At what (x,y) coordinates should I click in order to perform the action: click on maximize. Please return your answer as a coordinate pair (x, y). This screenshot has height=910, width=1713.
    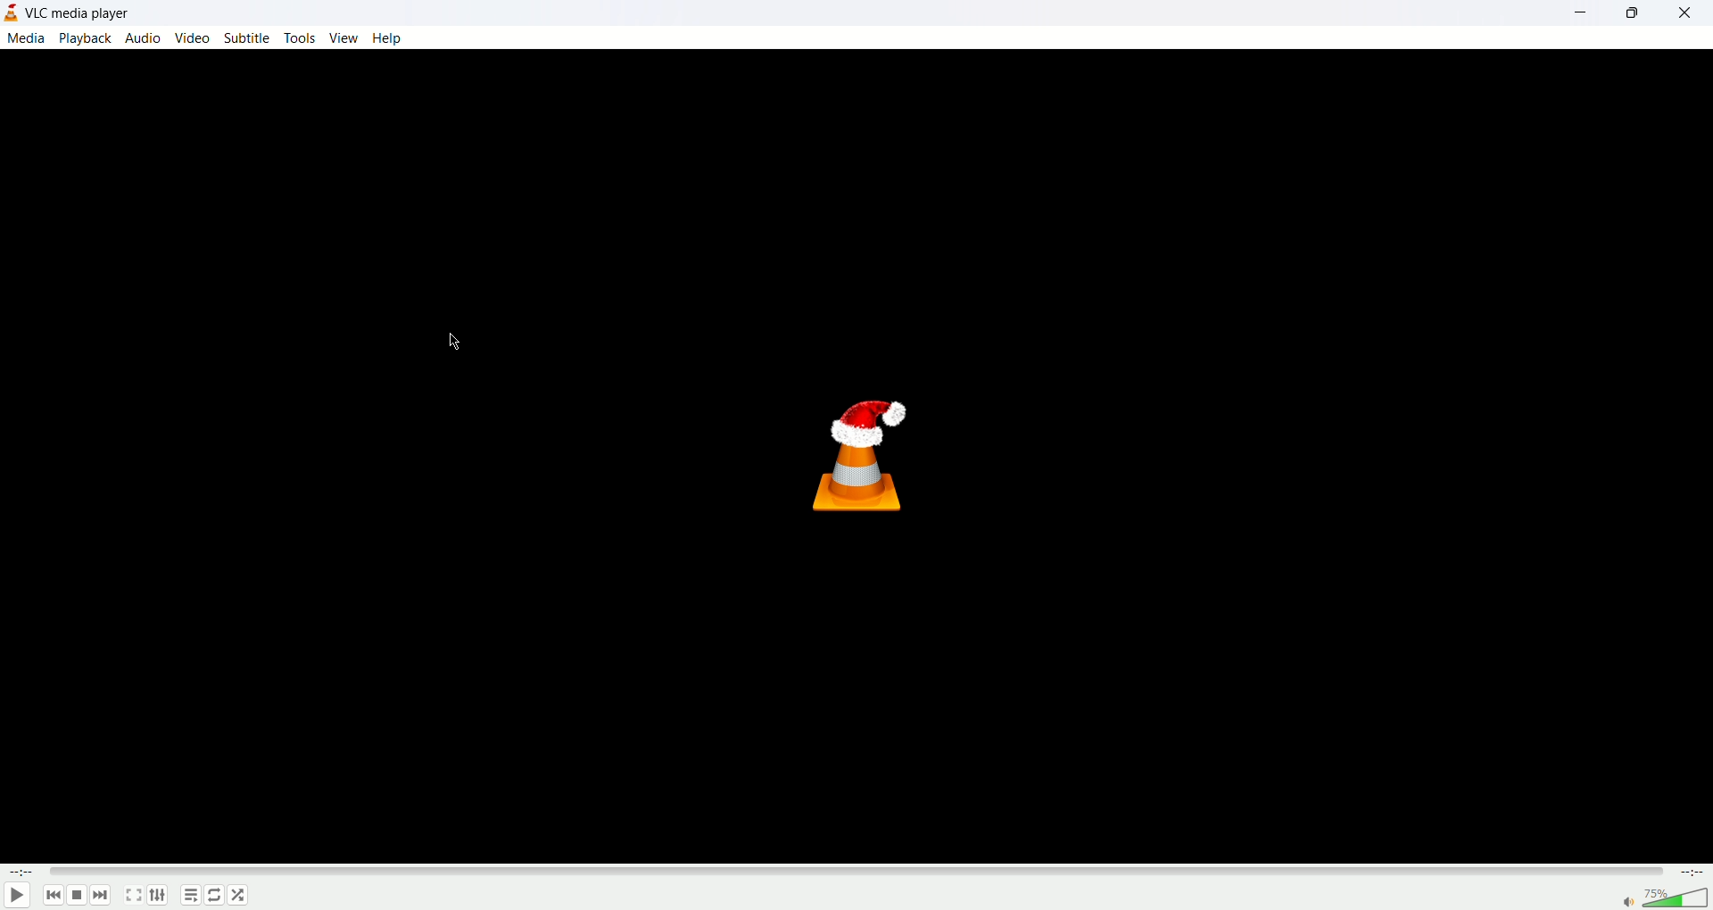
    Looking at the image, I should click on (1639, 12).